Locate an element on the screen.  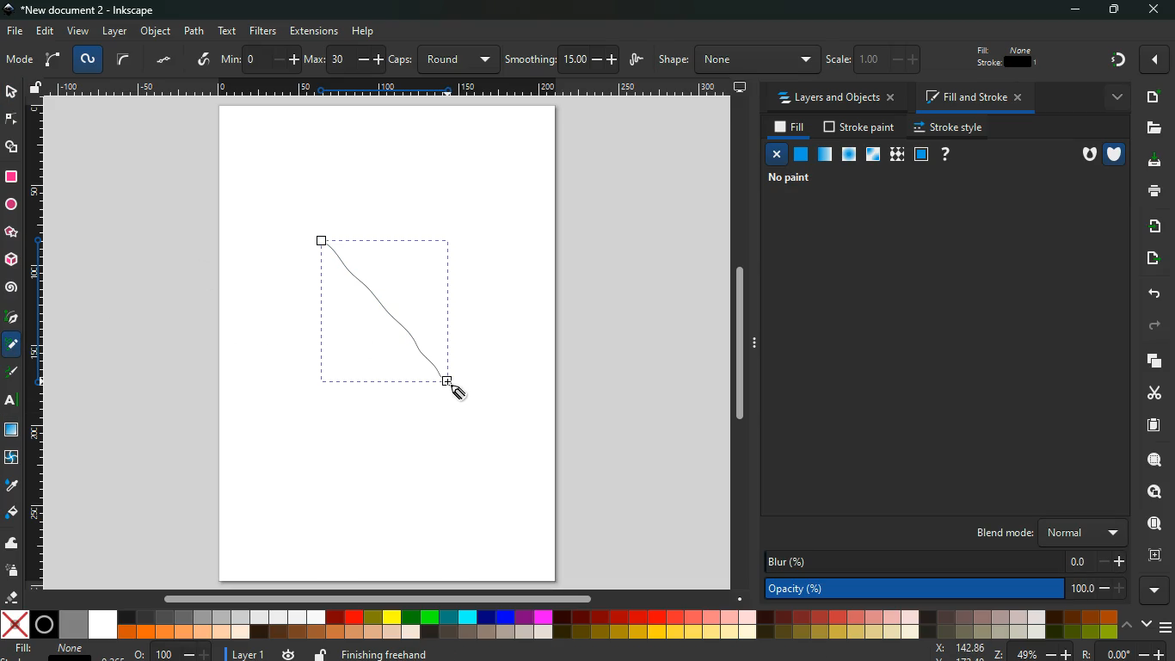
send is located at coordinates (1154, 255).